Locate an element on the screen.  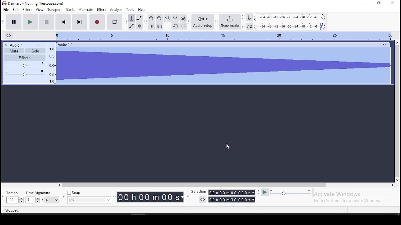
record is located at coordinates (97, 22).